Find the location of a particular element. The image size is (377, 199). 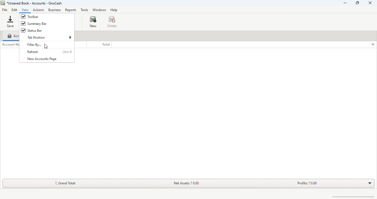

windows is located at coordinates (99, 10).